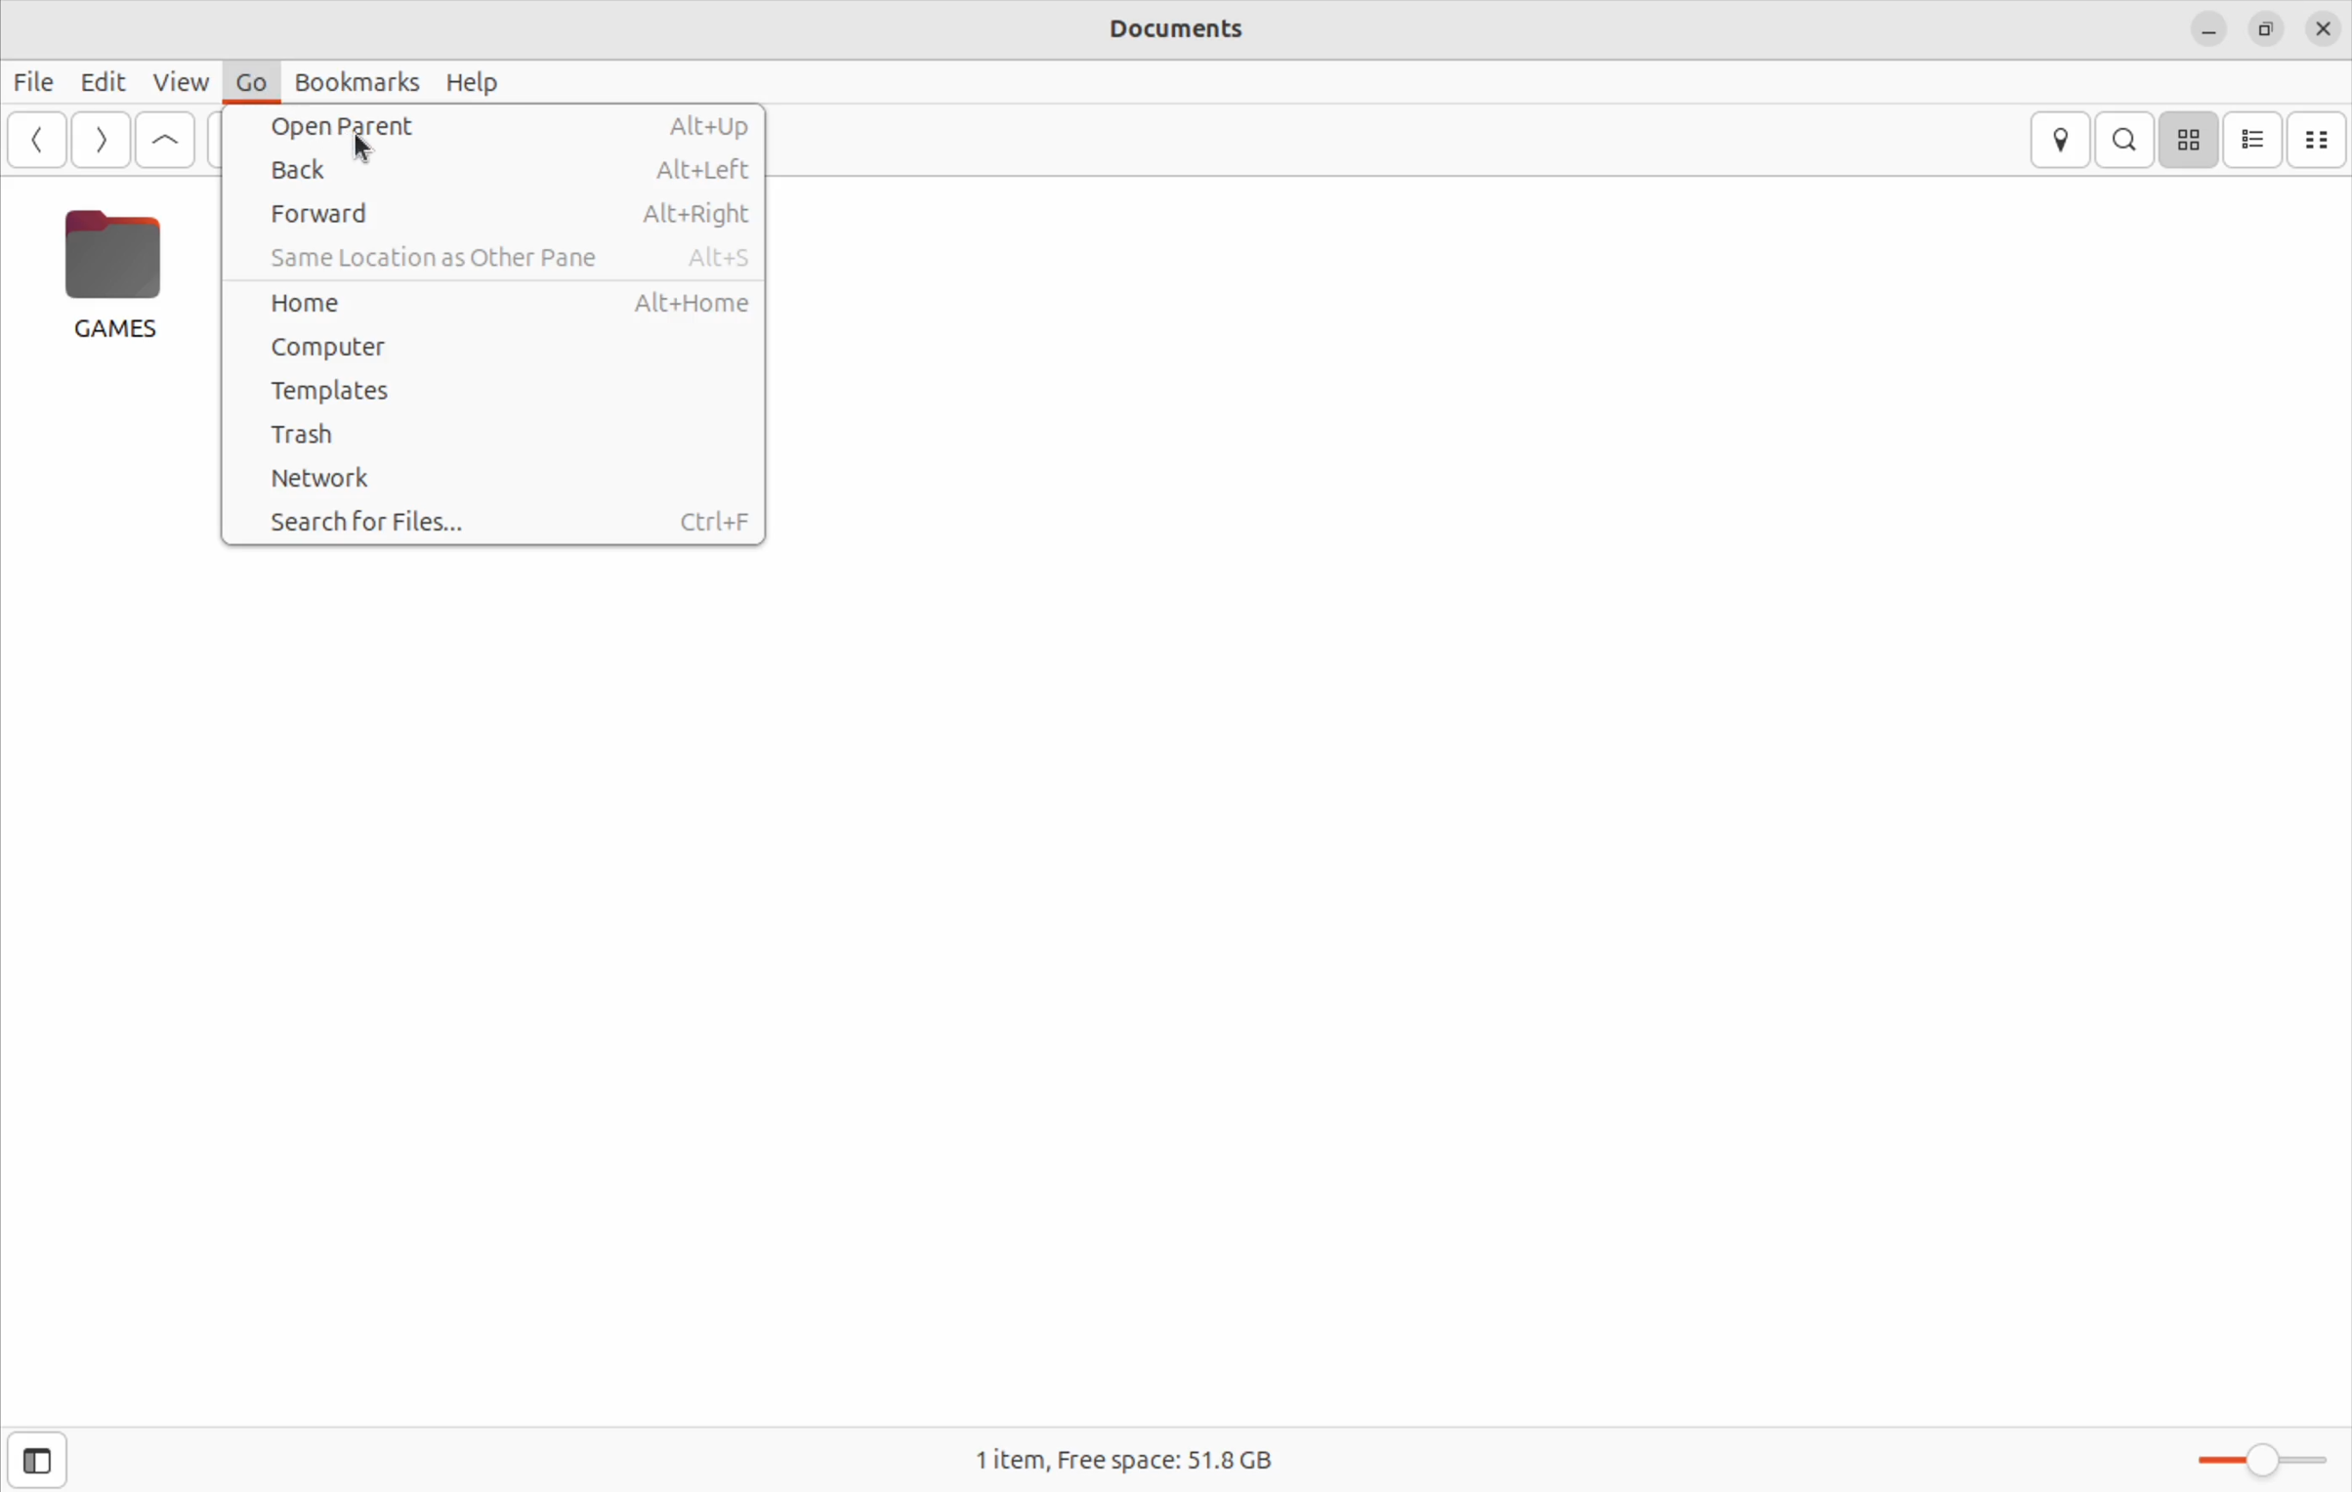  Describe the element at coordinates (487, 352) in the screenshot. I see `computer` at that location.